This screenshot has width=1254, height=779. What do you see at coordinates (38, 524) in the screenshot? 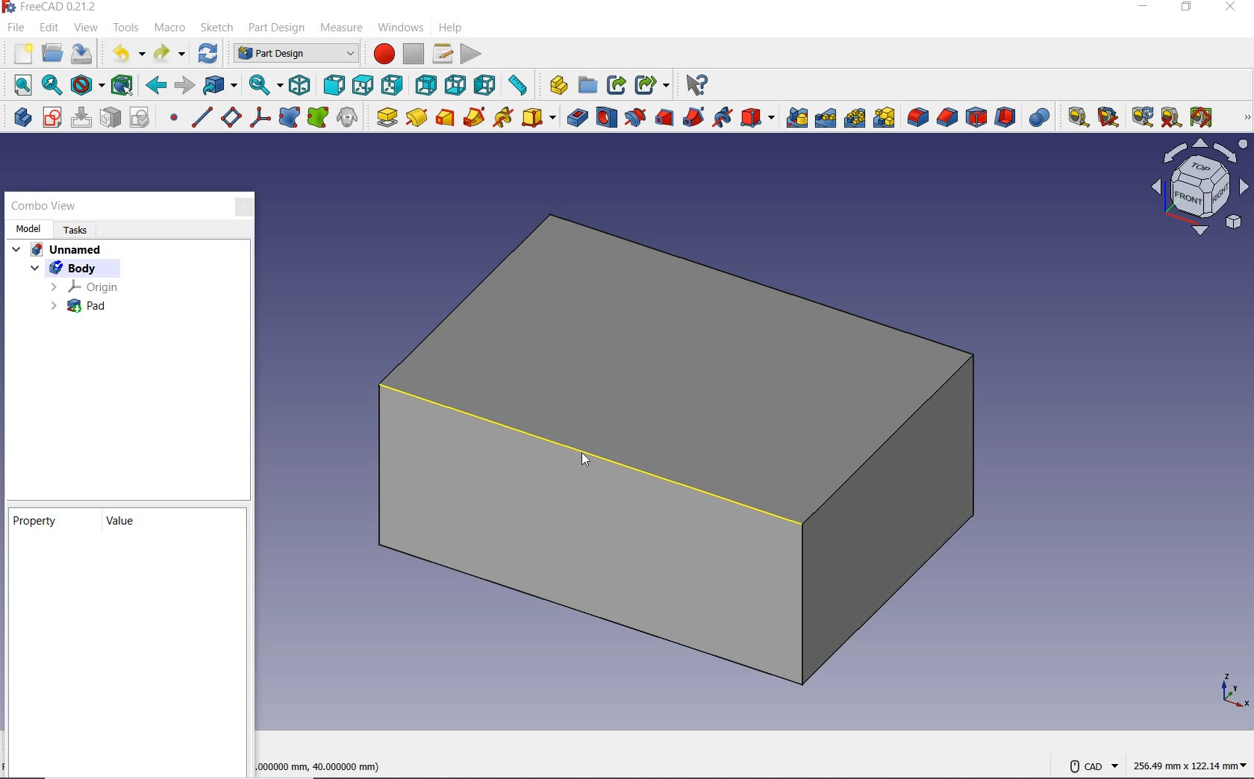
I see `property` at bounding box center [38, 524].